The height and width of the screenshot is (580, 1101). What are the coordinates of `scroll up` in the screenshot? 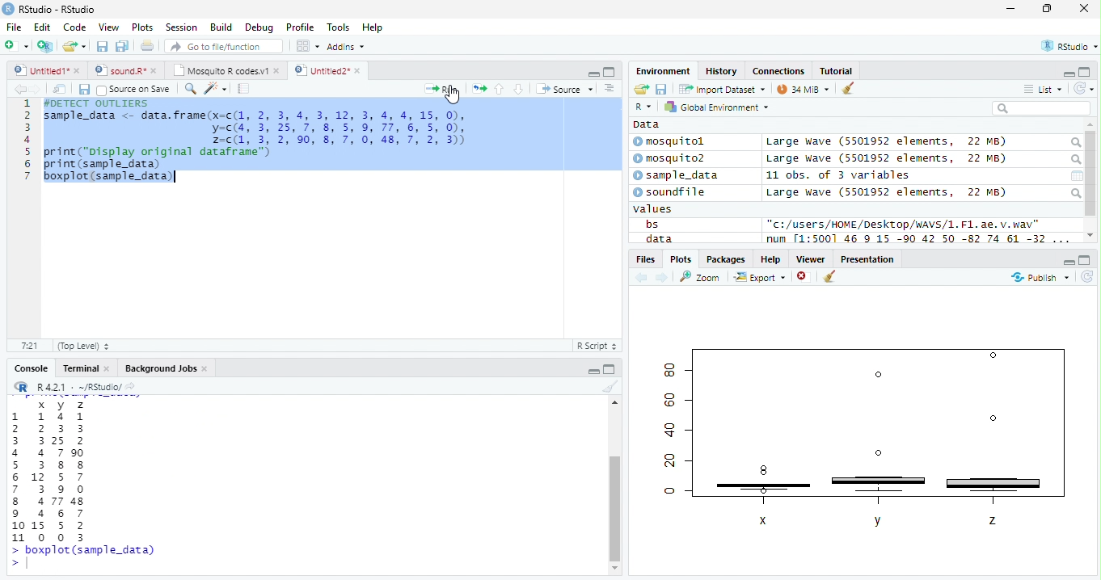 It's located at (1090, 125).